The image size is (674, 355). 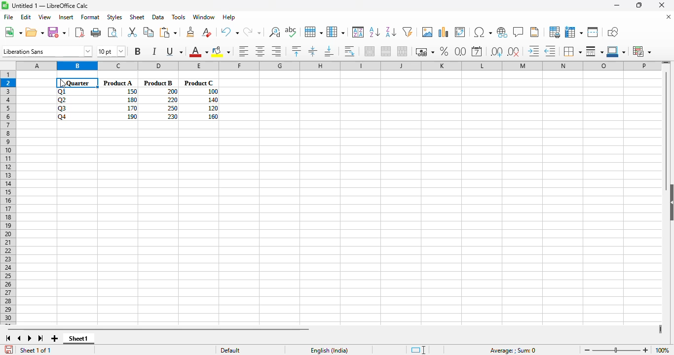 What do you see at coordinates (90, 17) in the screenshot?
I see `format` at bounding box center [90, 17].